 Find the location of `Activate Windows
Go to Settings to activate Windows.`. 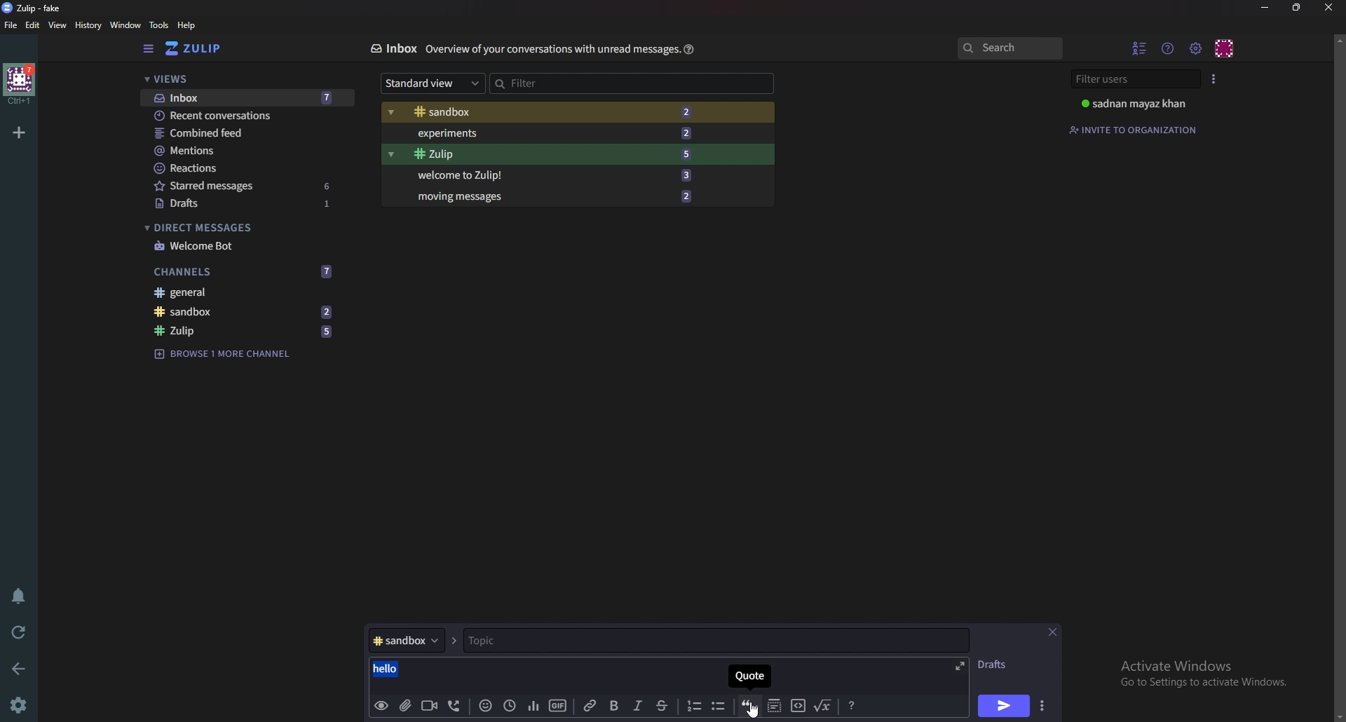

Activate Windows
Go to Settings to activate Windows. is located at coordinates (1202, 676).